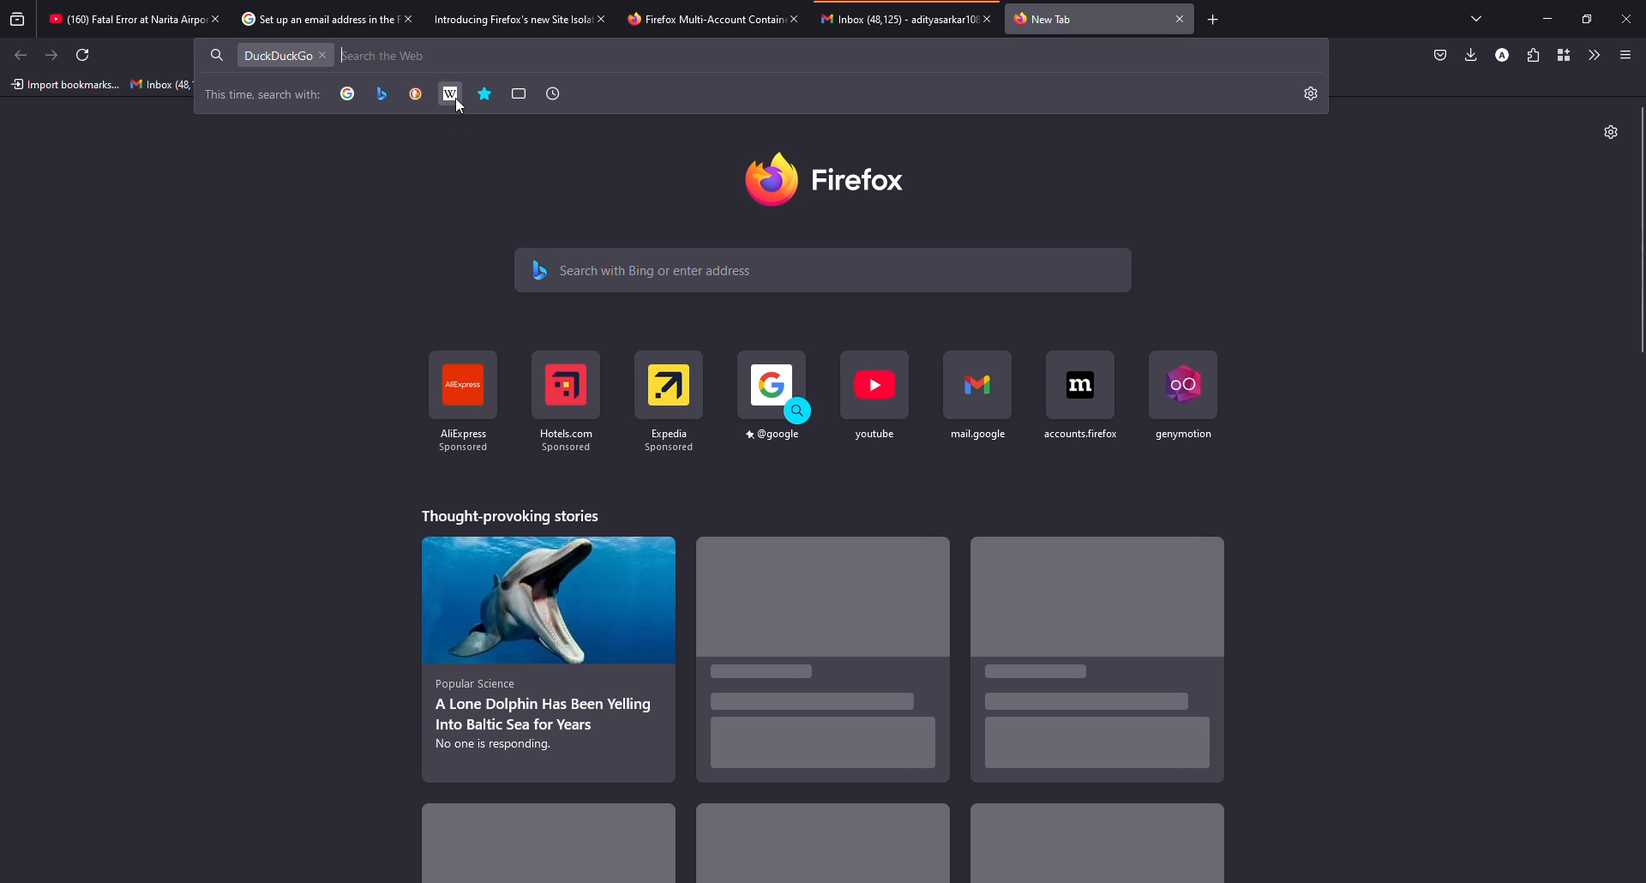 The image size is (1646, 883). What do you see at coordinates (796, 18) in the screenshot?
I see `close` at bounding box center [796, 18].